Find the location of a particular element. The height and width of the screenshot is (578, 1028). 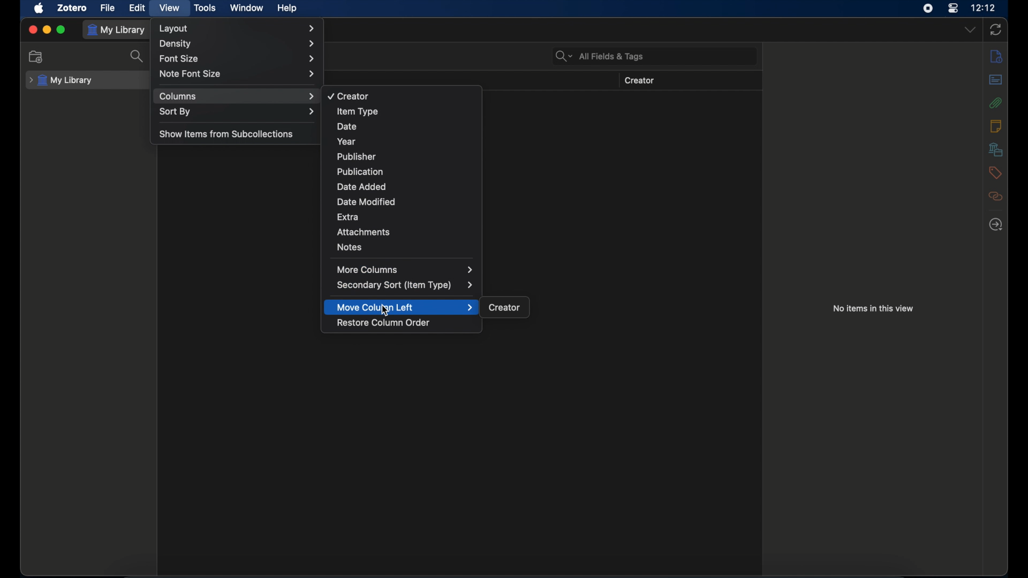

publisher is located at coordinates (356, 157).